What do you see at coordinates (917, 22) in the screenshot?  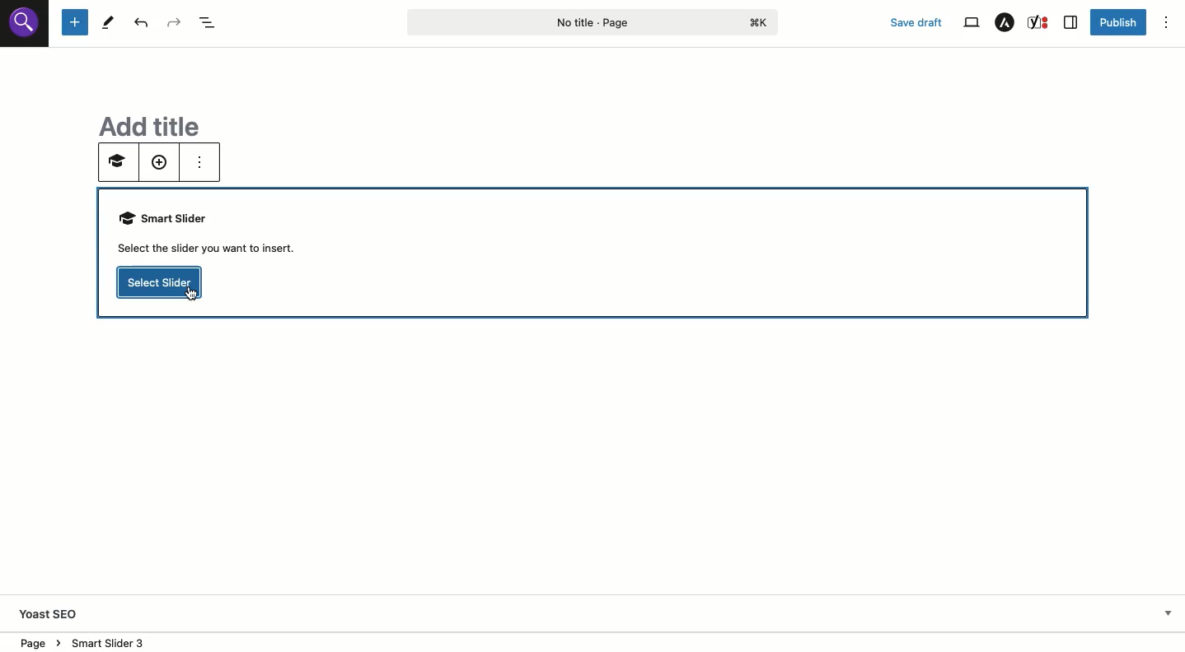 I see `Save draft` at bounding box center [917, 22].